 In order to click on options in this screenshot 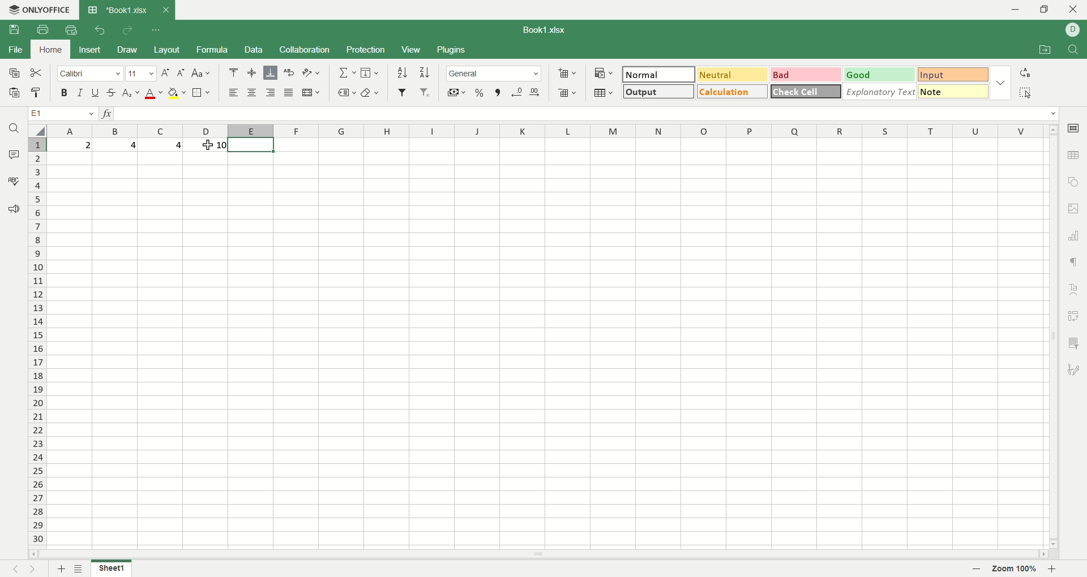, I will do `click(999, 84)`.